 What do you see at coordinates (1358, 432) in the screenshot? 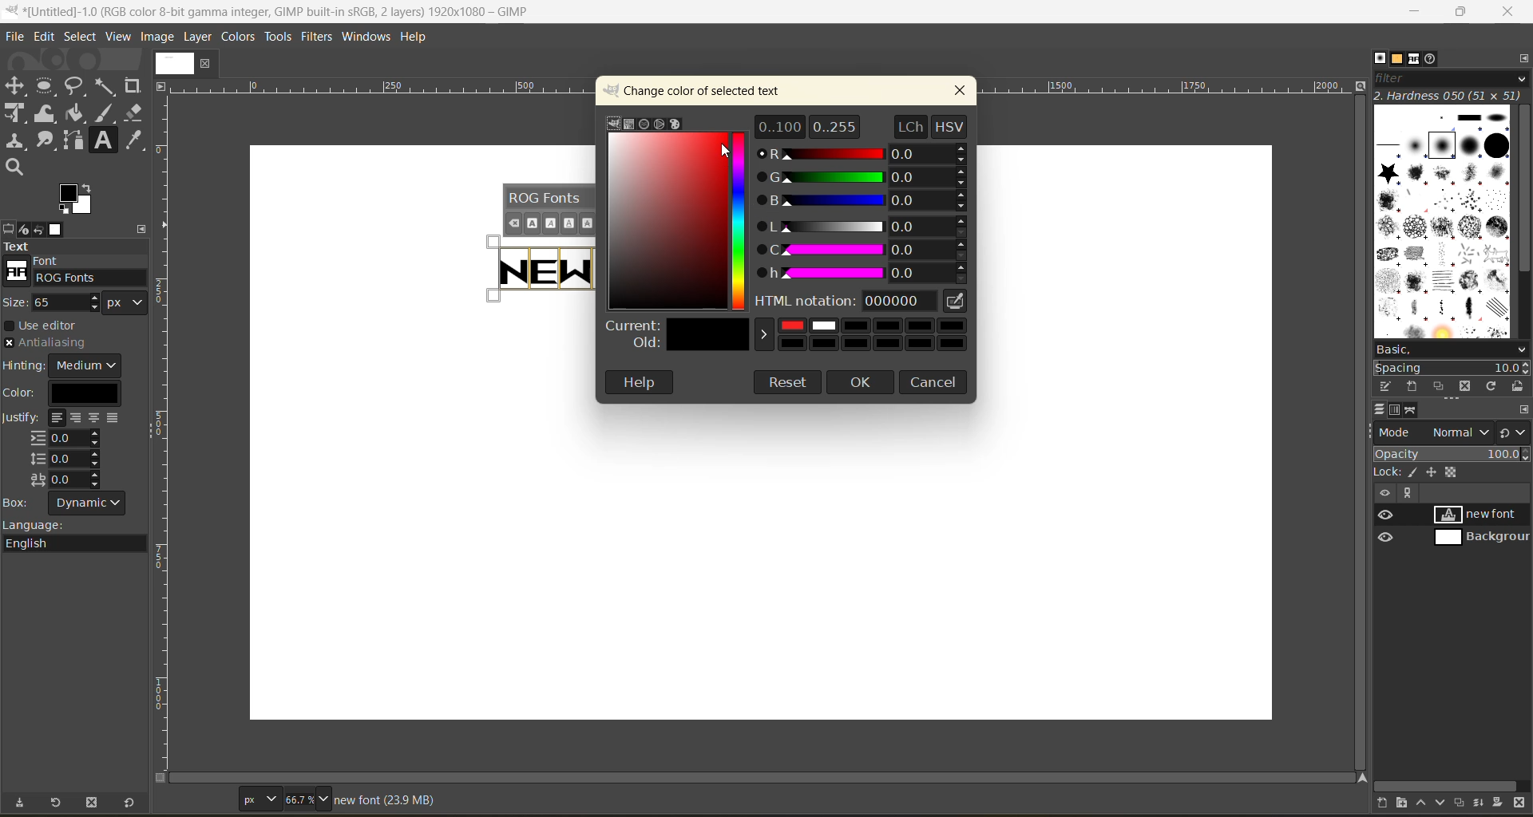
I see `vertical scroll bar` at bounding box center [1358, 432].